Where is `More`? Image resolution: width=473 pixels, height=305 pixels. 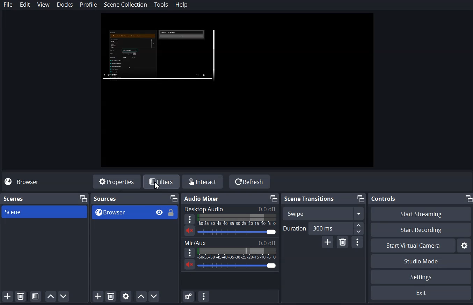 More is located at coordinates (190, 253).